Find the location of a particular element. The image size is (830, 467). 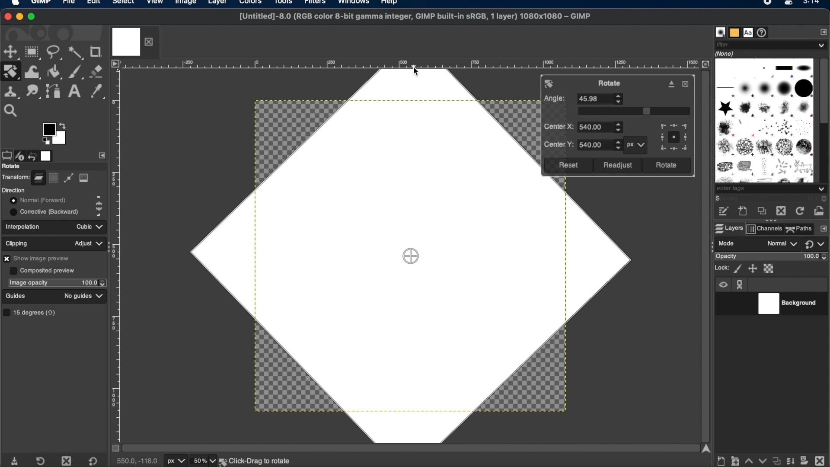

brush types is located at coordinates (764, 120).